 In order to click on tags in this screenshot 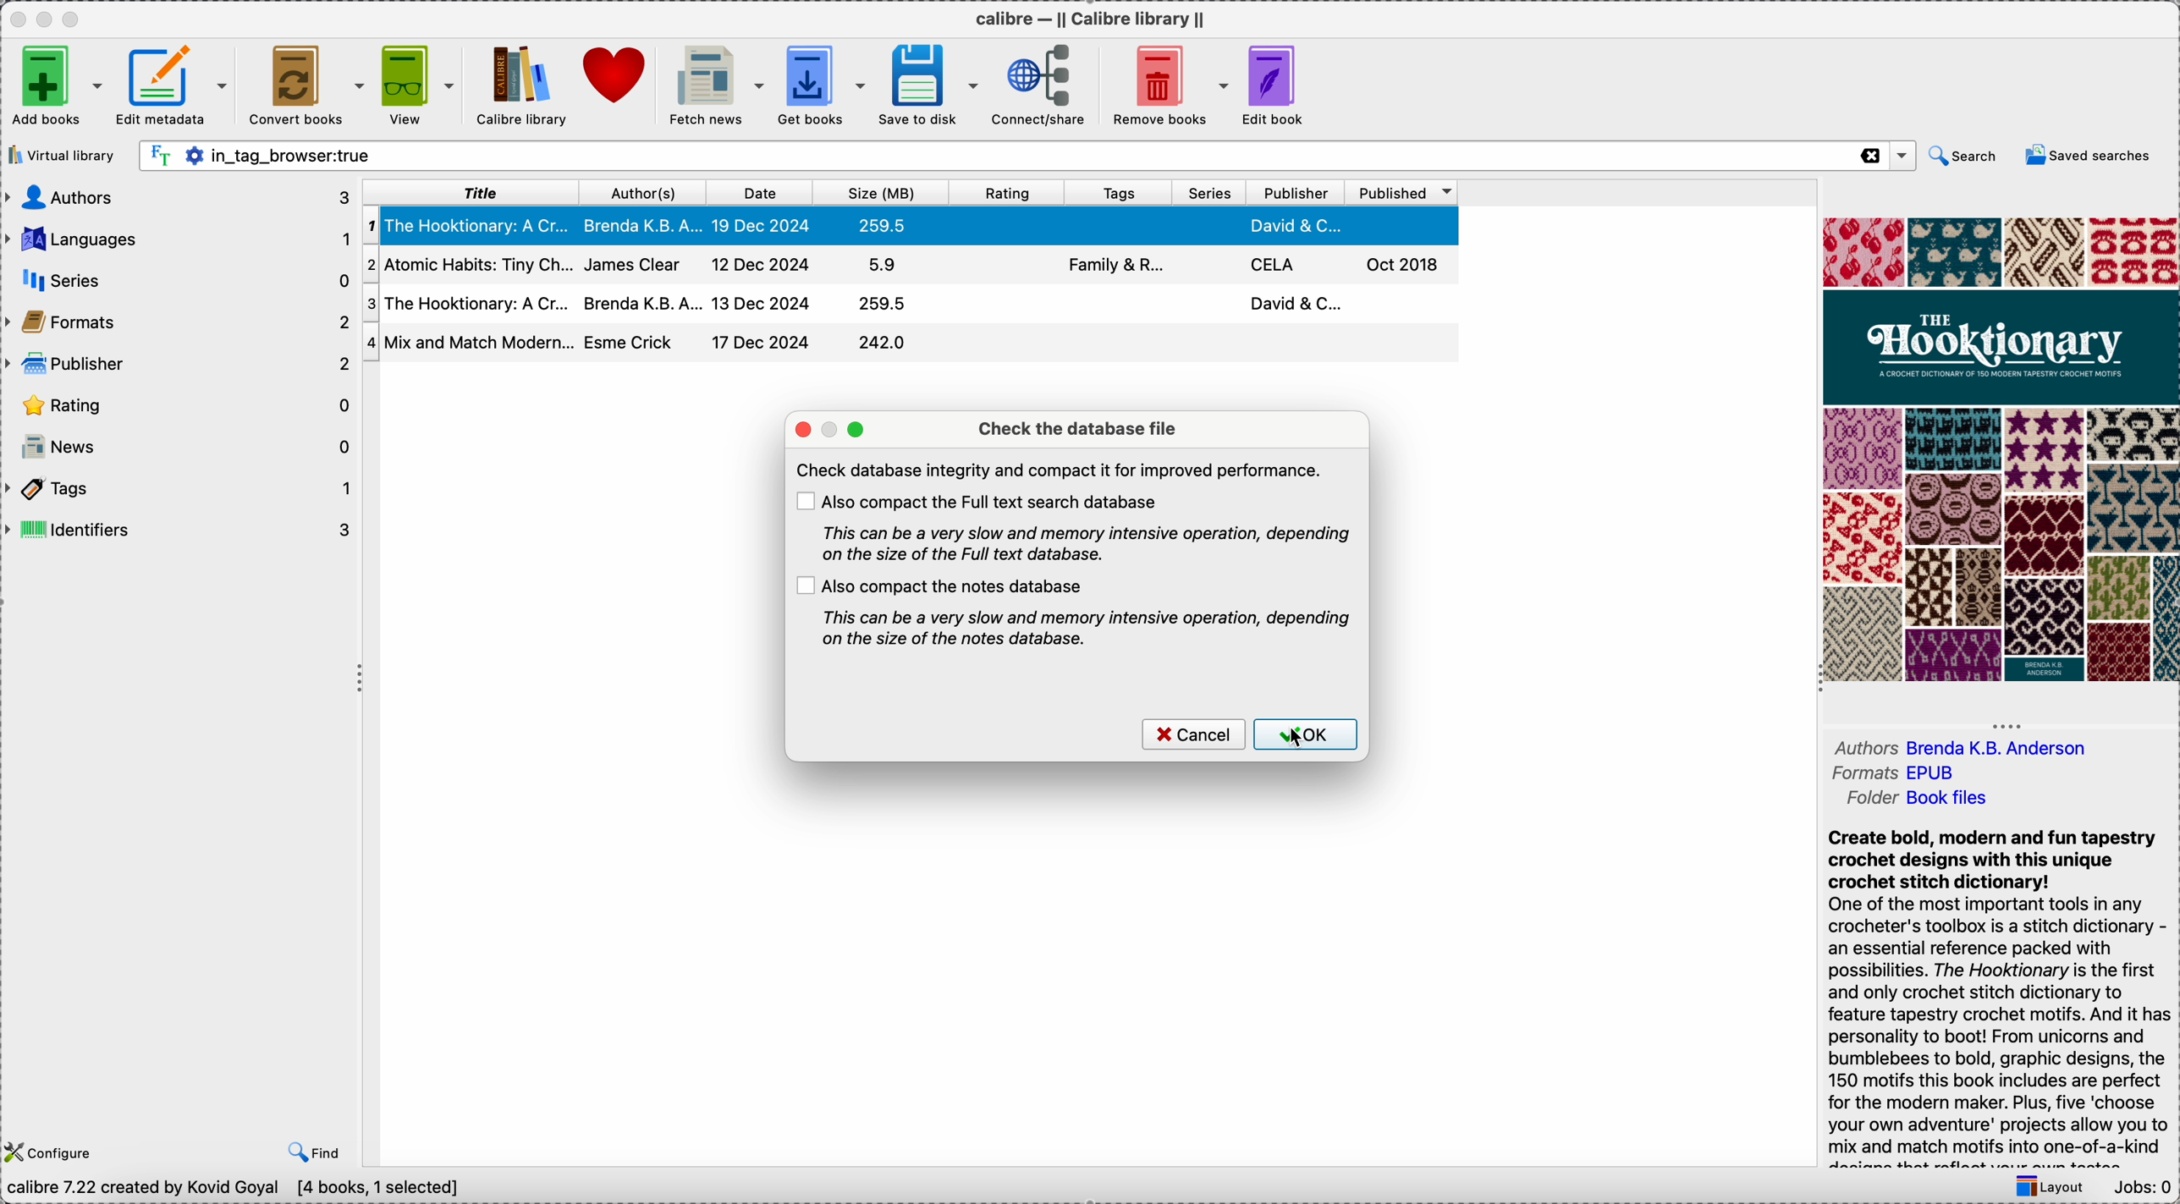, I will do `click(180, 488)`.